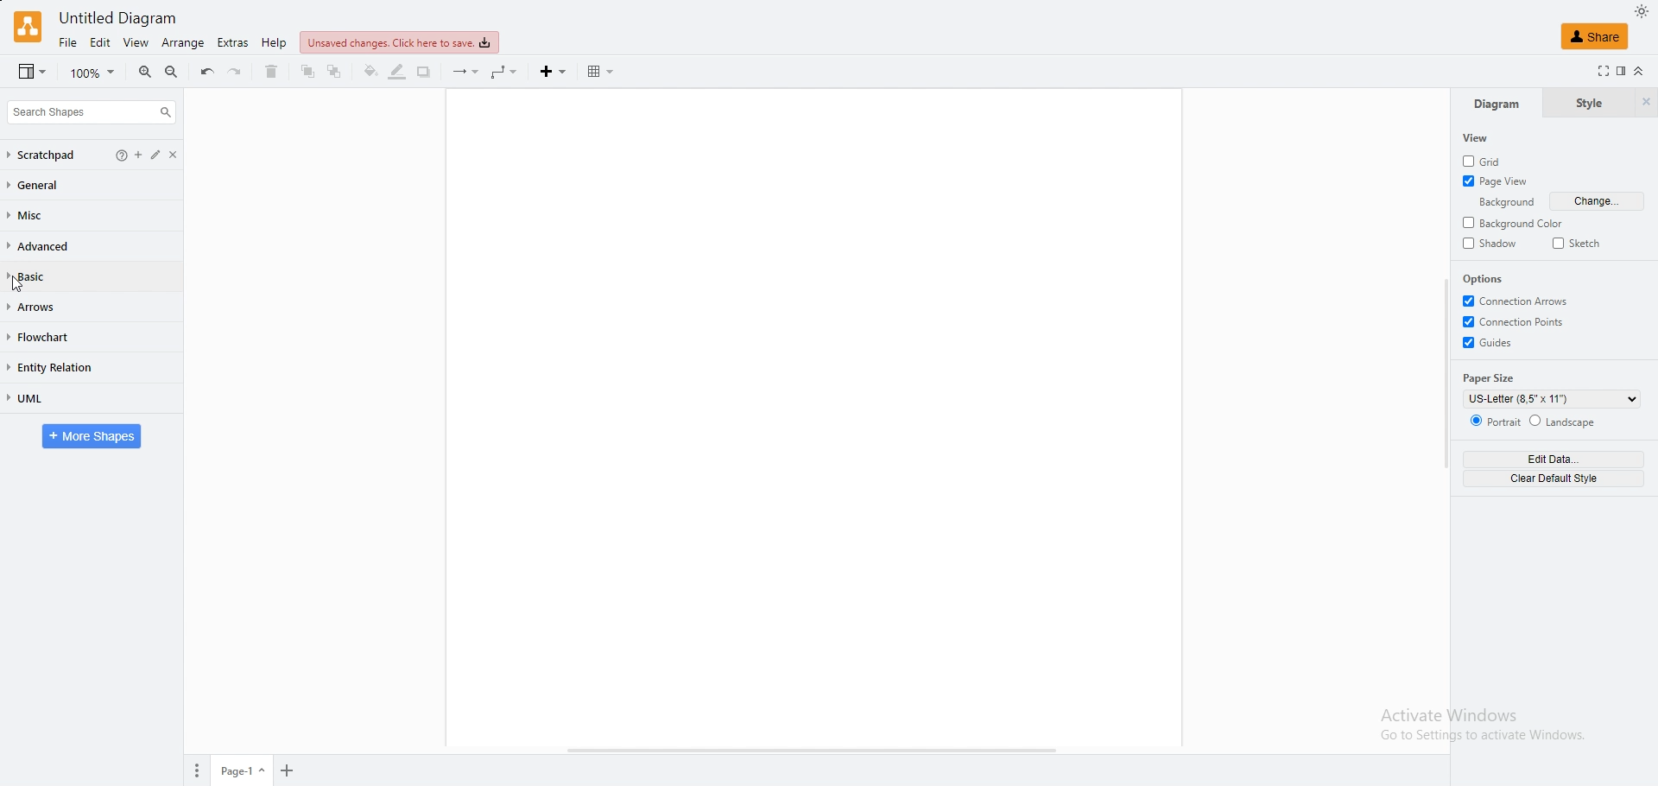 The height and width of the screenshot is (786, 1658). I want to click on to front, so click(309, 72).